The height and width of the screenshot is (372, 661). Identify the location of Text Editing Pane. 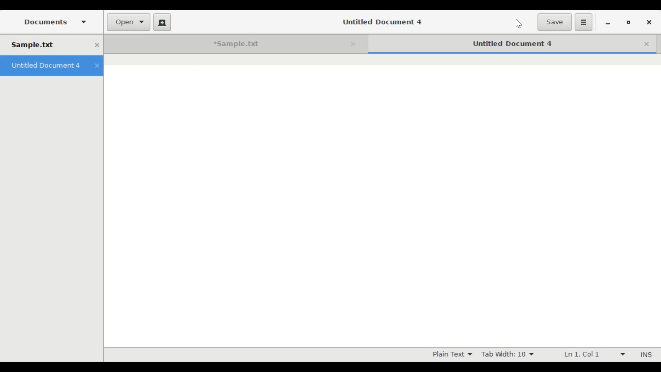
(381, 201).